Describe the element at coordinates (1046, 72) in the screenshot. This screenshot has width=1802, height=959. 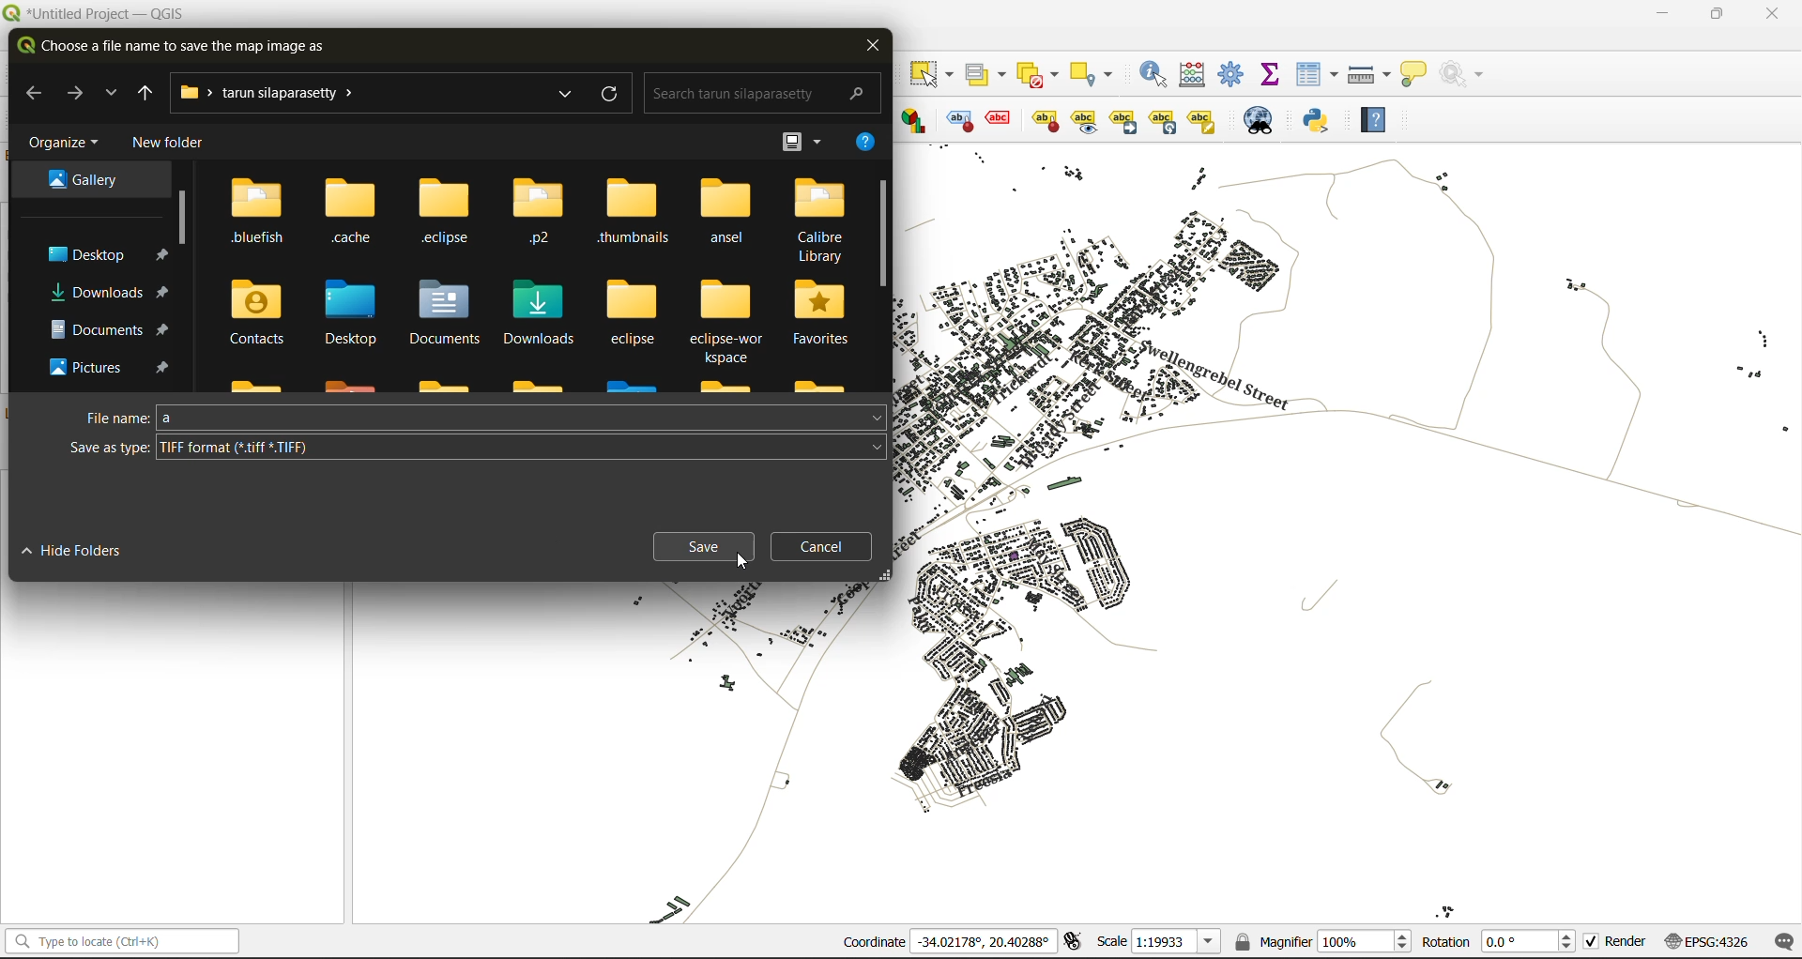
I see `deselect value` at that location.